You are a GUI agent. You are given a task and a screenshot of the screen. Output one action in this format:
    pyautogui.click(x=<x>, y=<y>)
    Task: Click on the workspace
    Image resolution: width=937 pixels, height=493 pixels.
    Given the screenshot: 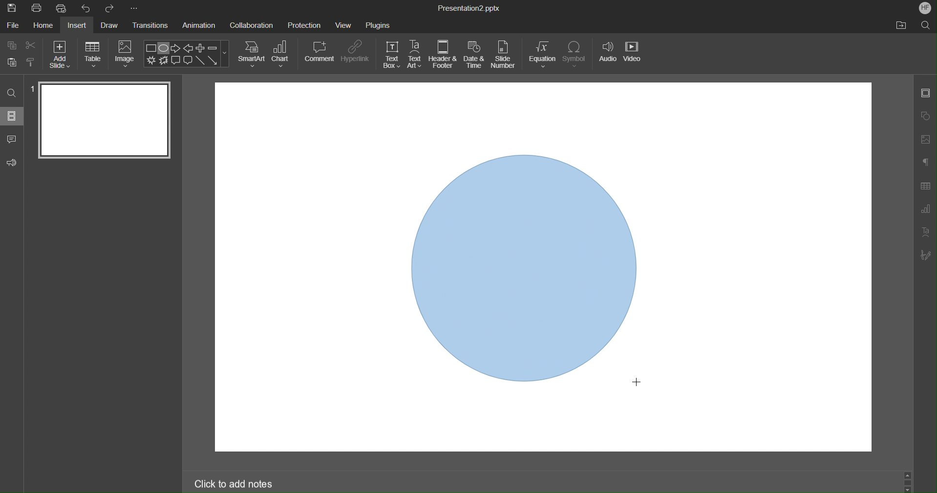 What is the action you would take?
    pyautogui.click(x=309, y=269)
    